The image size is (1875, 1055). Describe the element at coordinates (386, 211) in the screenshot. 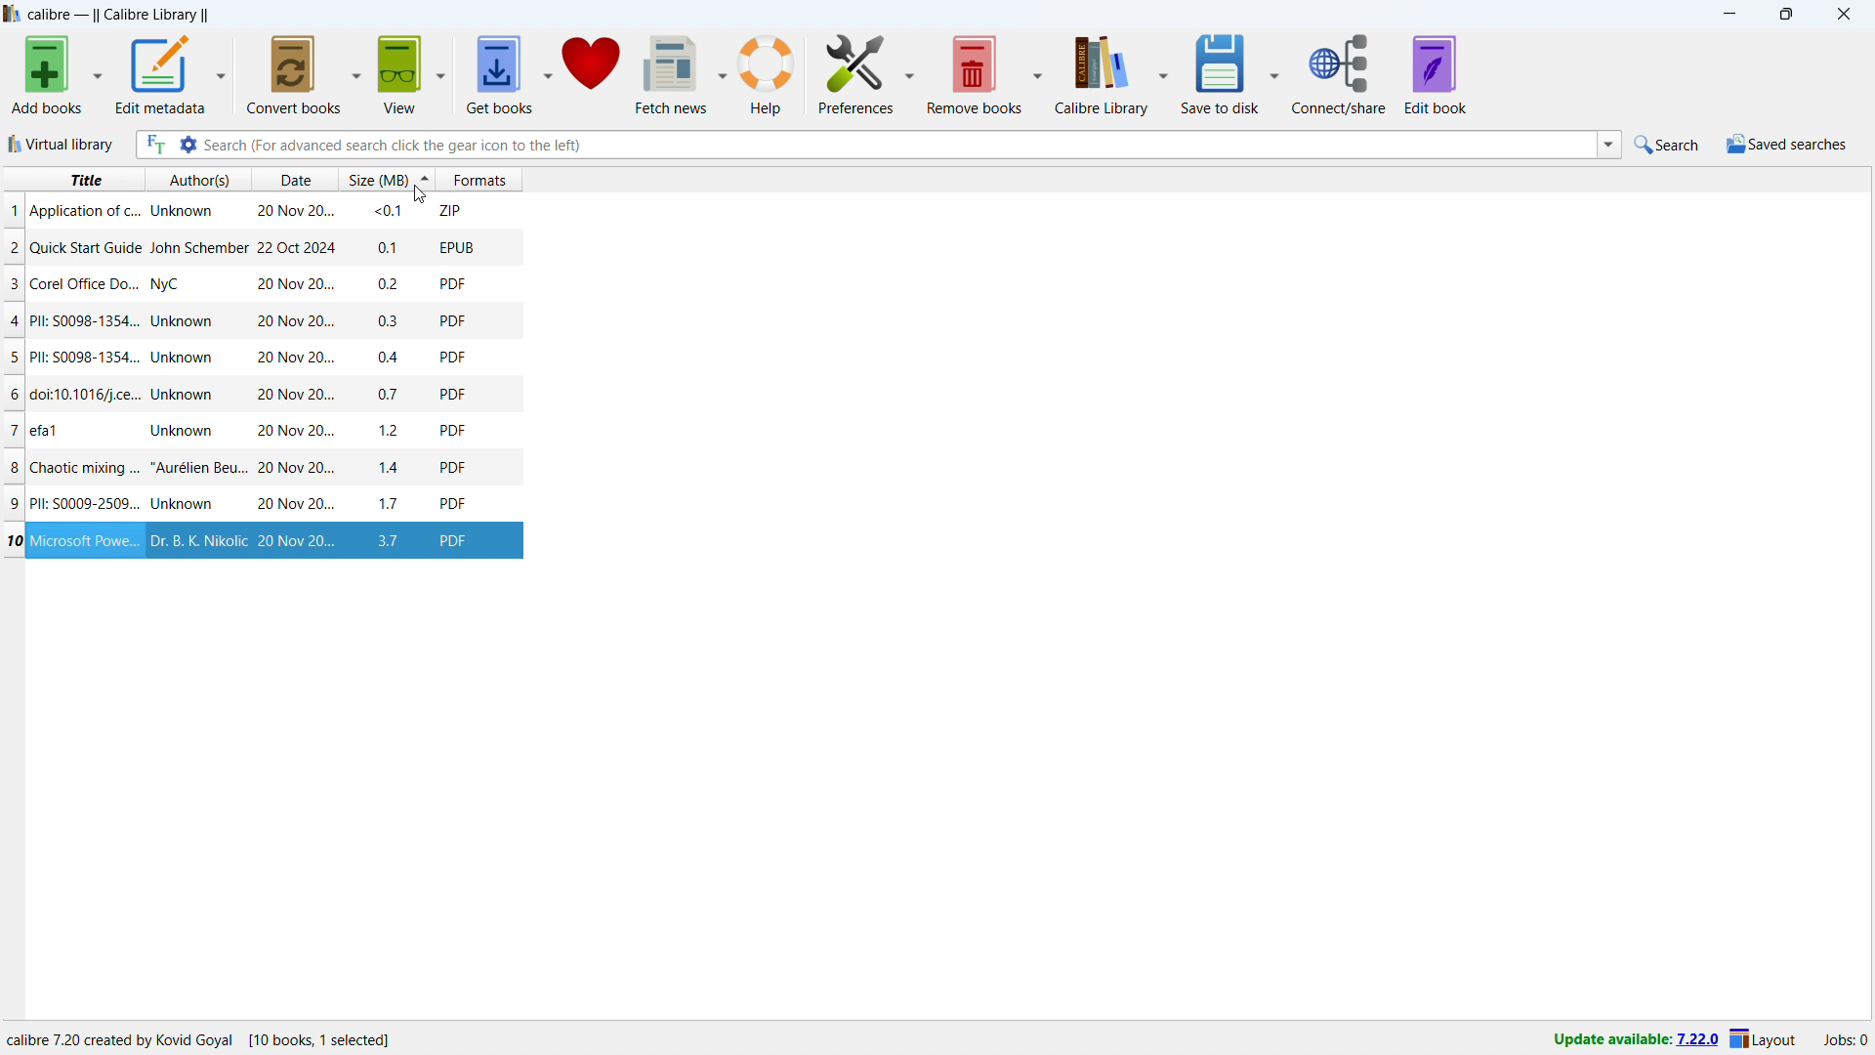

I see `size` at that location.